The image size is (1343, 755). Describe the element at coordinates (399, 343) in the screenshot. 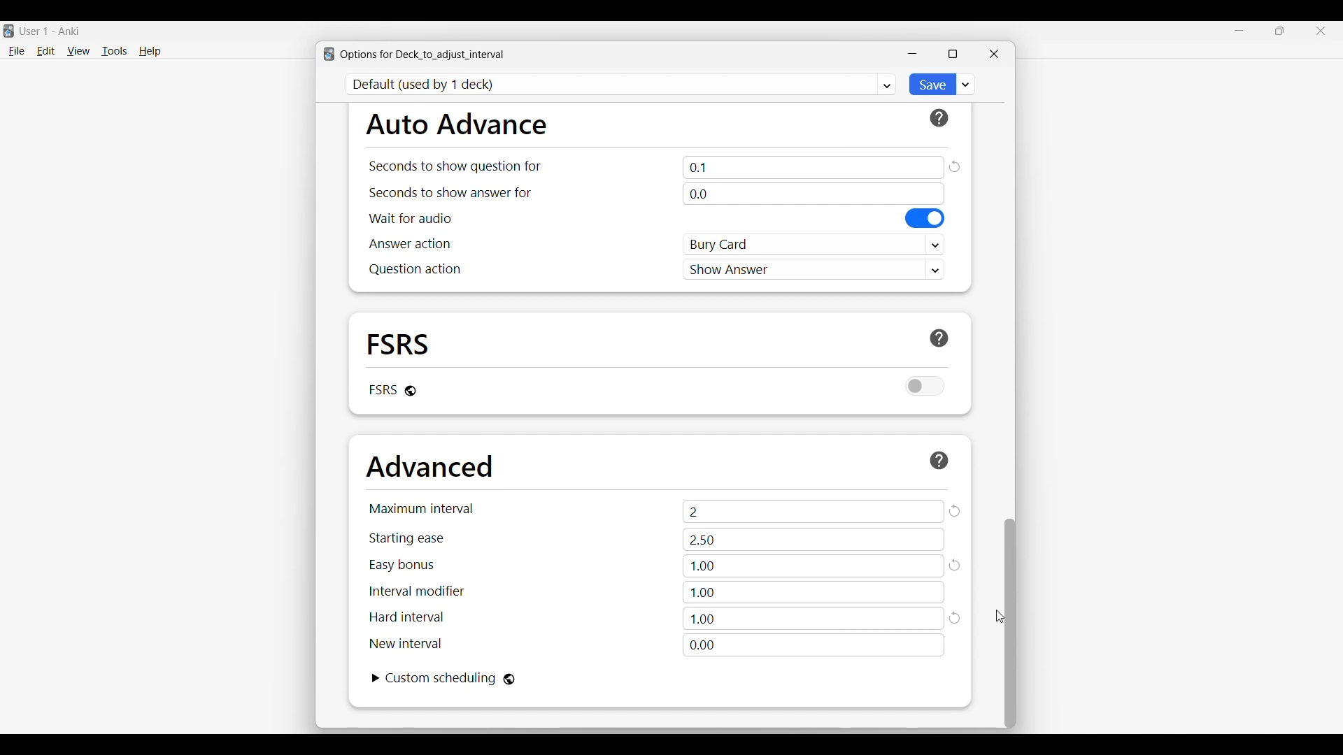

I see `FSRS` at that location.